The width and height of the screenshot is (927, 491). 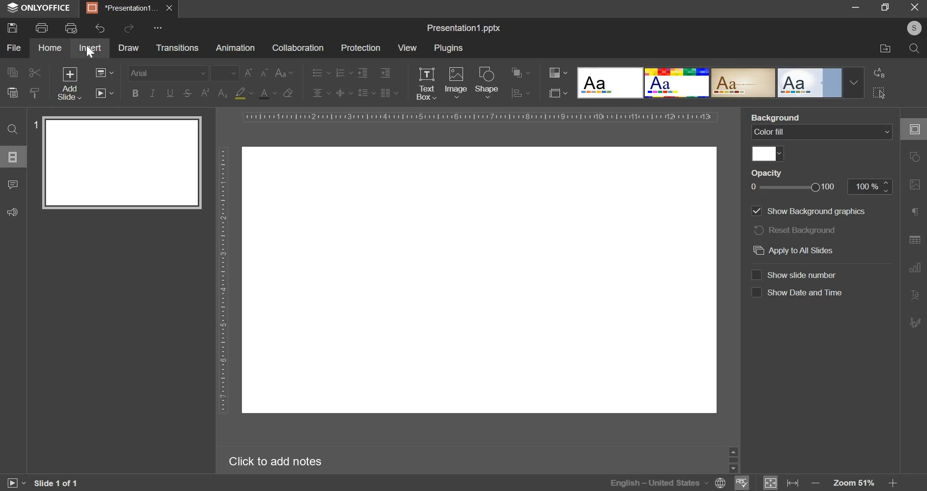 What do you see at coordinates (893, 484) in the screenshot?
I see `zoom in` at bounding box center [893, 484].